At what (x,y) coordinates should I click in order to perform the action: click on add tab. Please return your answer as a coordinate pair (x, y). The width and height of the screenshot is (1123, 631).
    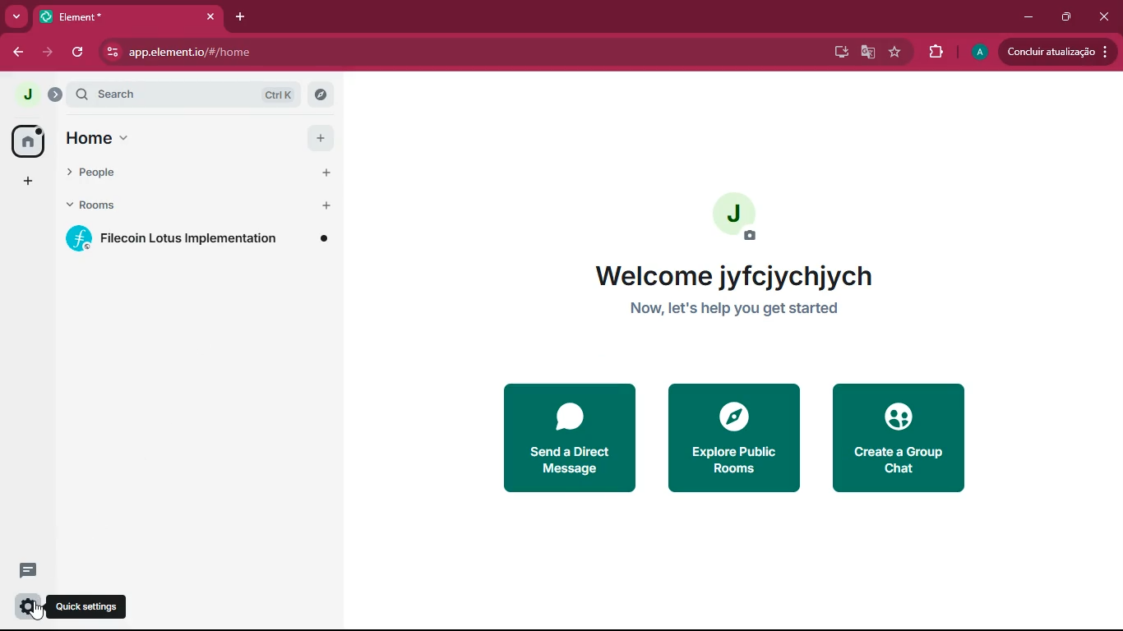
    Looking at the image, I should click on (238, 18).